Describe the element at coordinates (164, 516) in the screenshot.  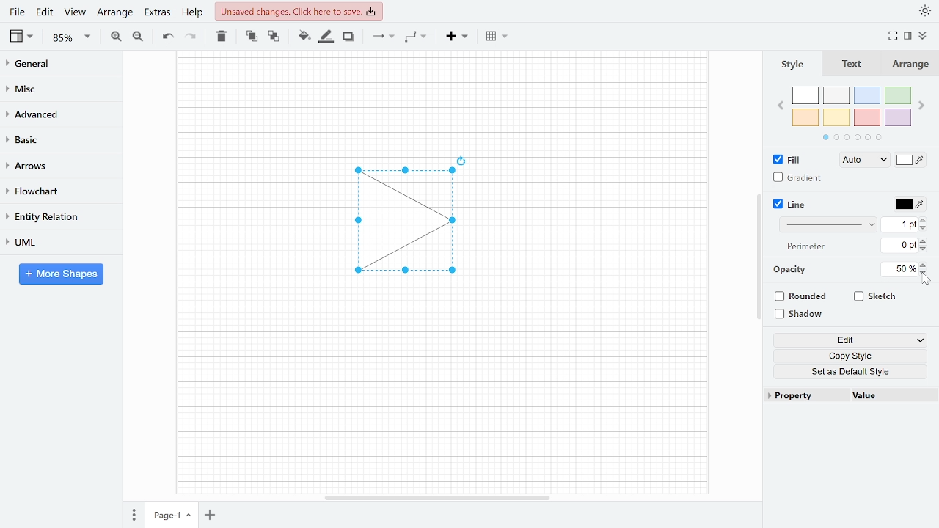
I see `Current page` at that location.